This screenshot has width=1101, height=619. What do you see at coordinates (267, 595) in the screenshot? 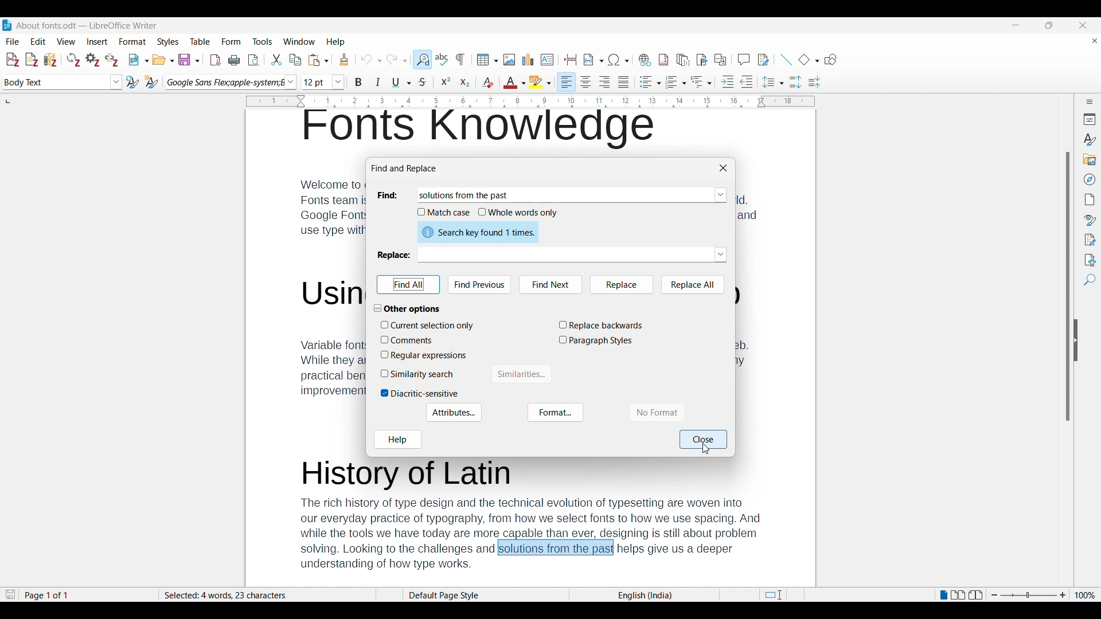
I see `Words and character count of selected text` at bounding box center [267, 595].